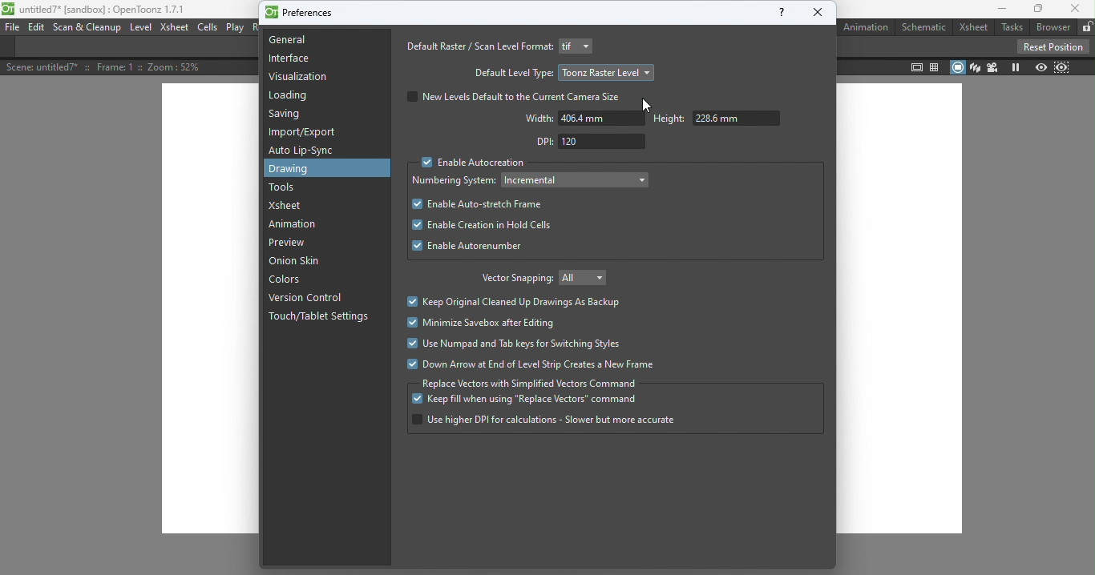 The width and height of the screenshot is (1095, 575). I want to click on Touch/tablet settings, so click(321, 320).